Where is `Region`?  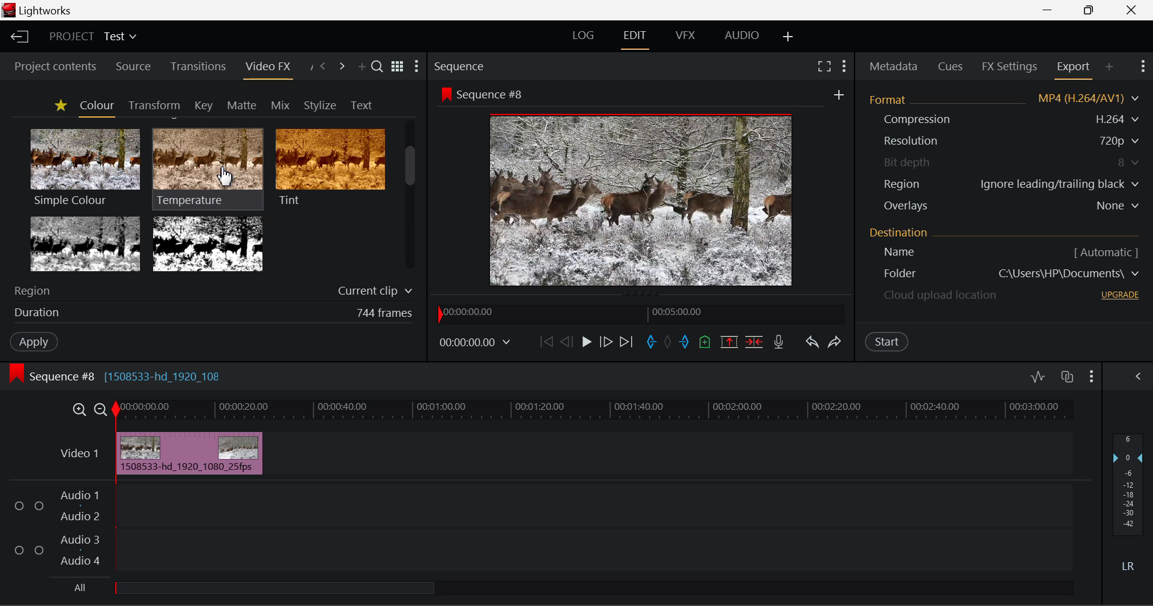
Region is located at coordinates (35, 290).